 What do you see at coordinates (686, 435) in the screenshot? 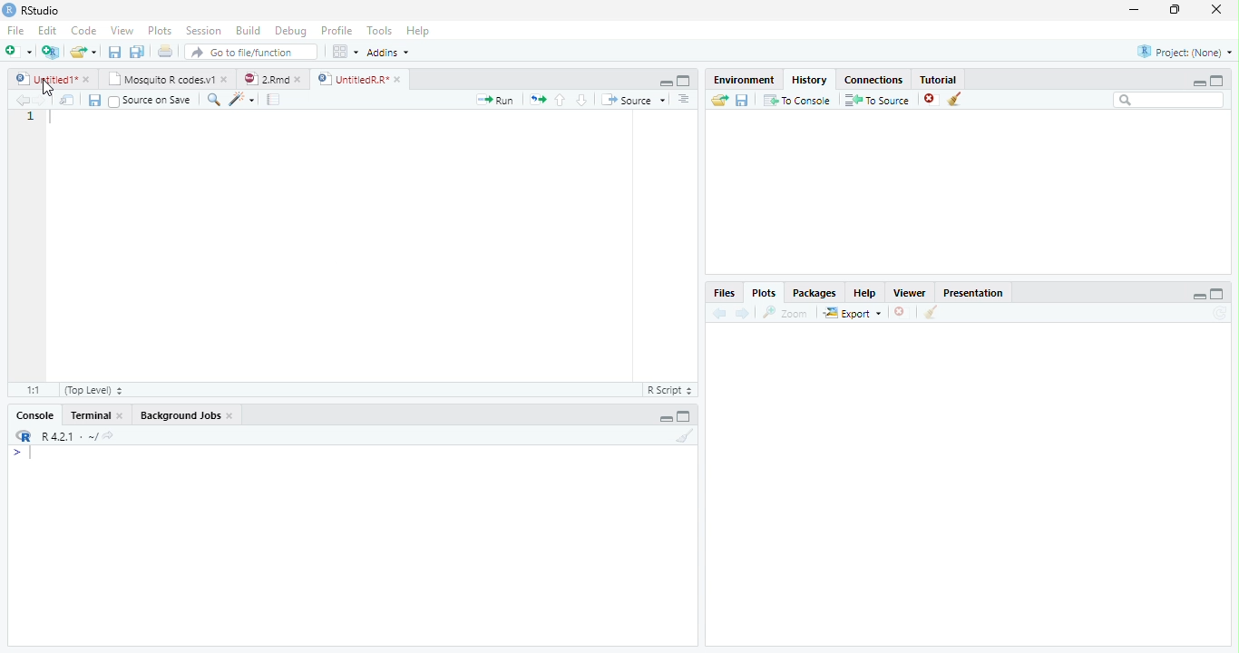
I see `Clear` at bounding box center [686, 435].